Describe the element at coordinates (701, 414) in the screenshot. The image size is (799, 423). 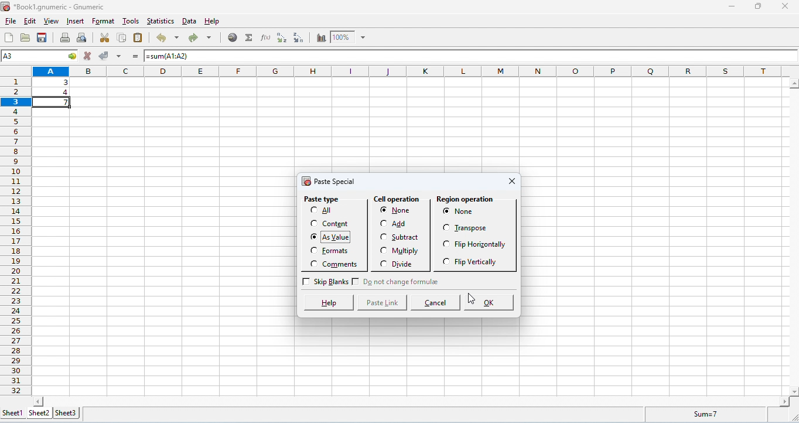
I see `formula` at that location.